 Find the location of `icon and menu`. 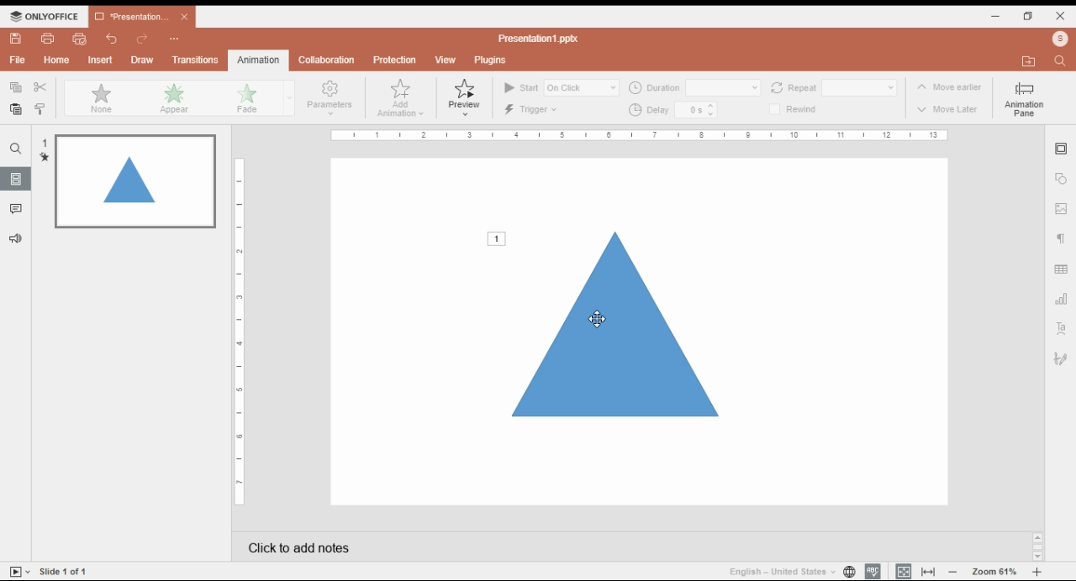

icon and menu is located at coordinates (45, 16).